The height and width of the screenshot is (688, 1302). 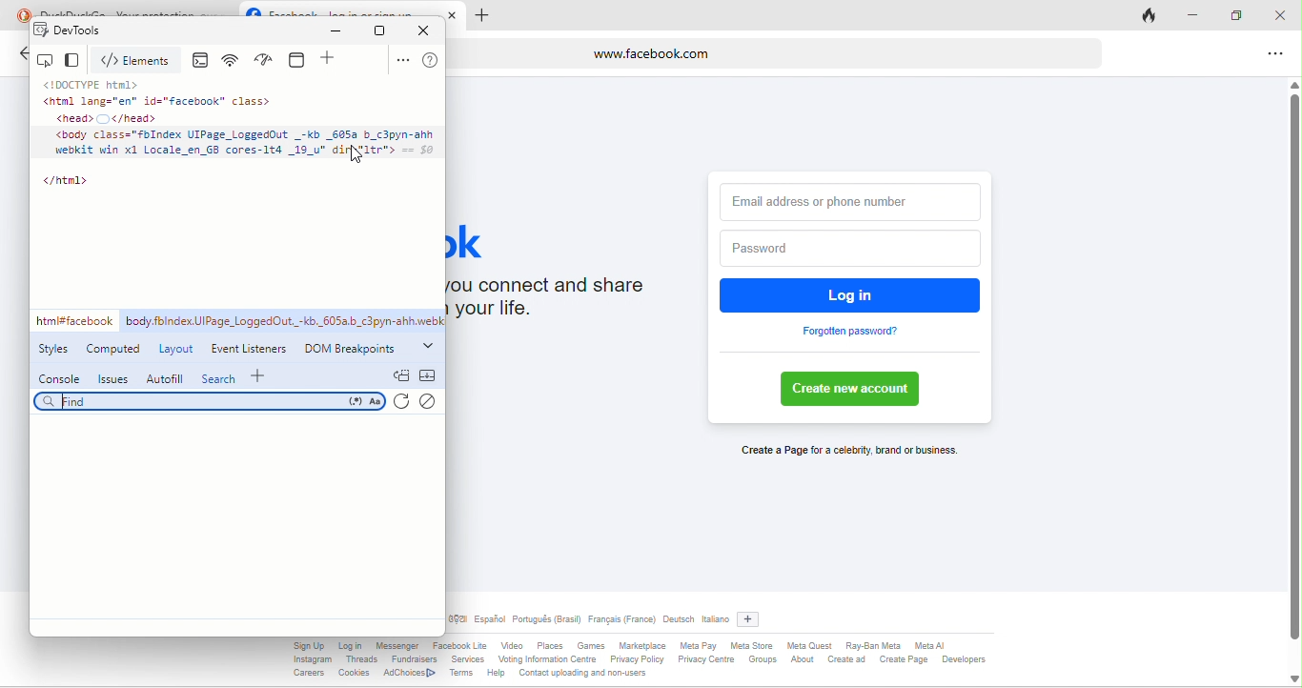 What do you see at coordinates (112, 378) in the screenshot?
I see `issues` at bounding box center [112, 378].